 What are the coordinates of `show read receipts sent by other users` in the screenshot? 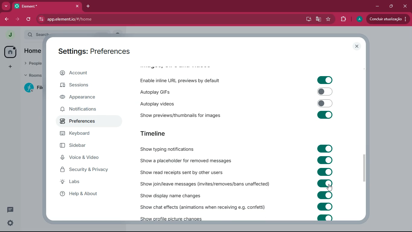 It's located at (186, 172).